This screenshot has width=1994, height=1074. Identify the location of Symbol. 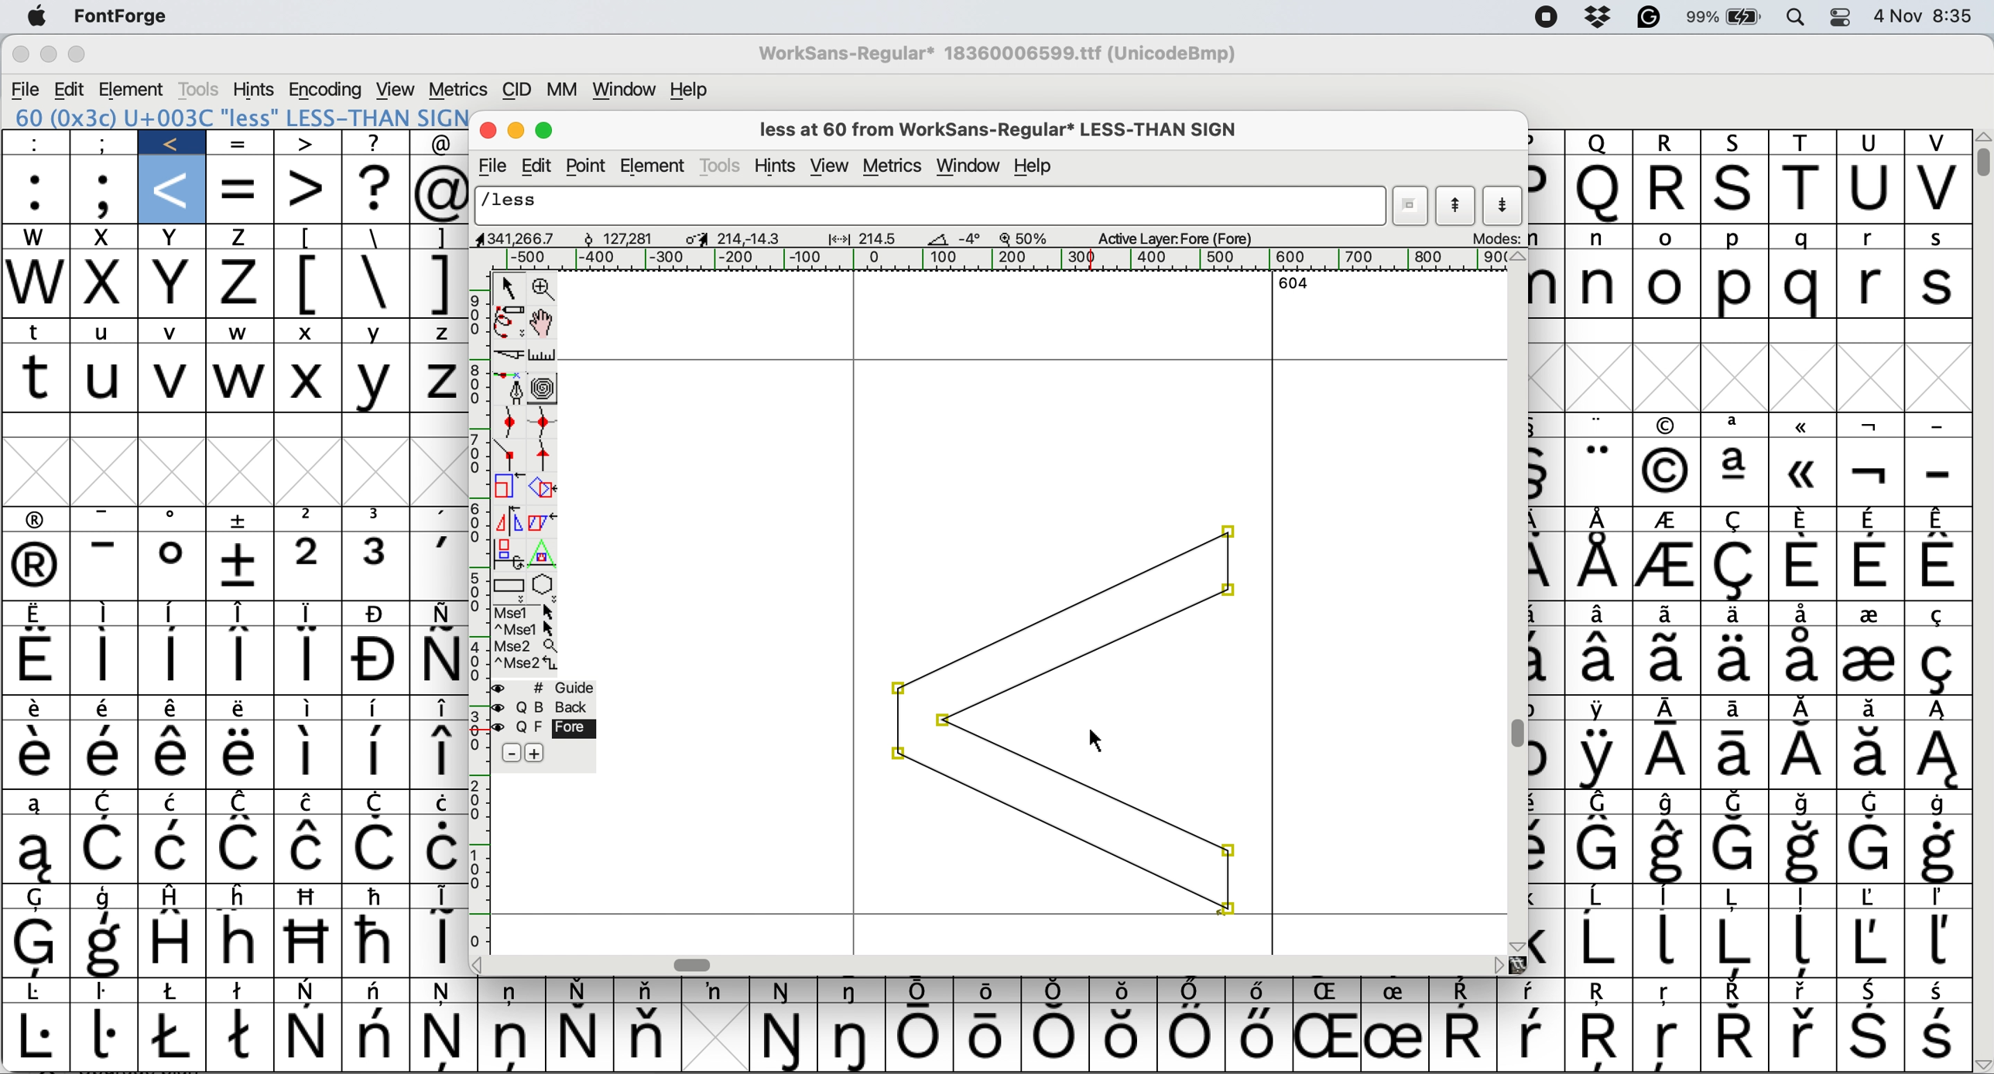
(1055, 1038).